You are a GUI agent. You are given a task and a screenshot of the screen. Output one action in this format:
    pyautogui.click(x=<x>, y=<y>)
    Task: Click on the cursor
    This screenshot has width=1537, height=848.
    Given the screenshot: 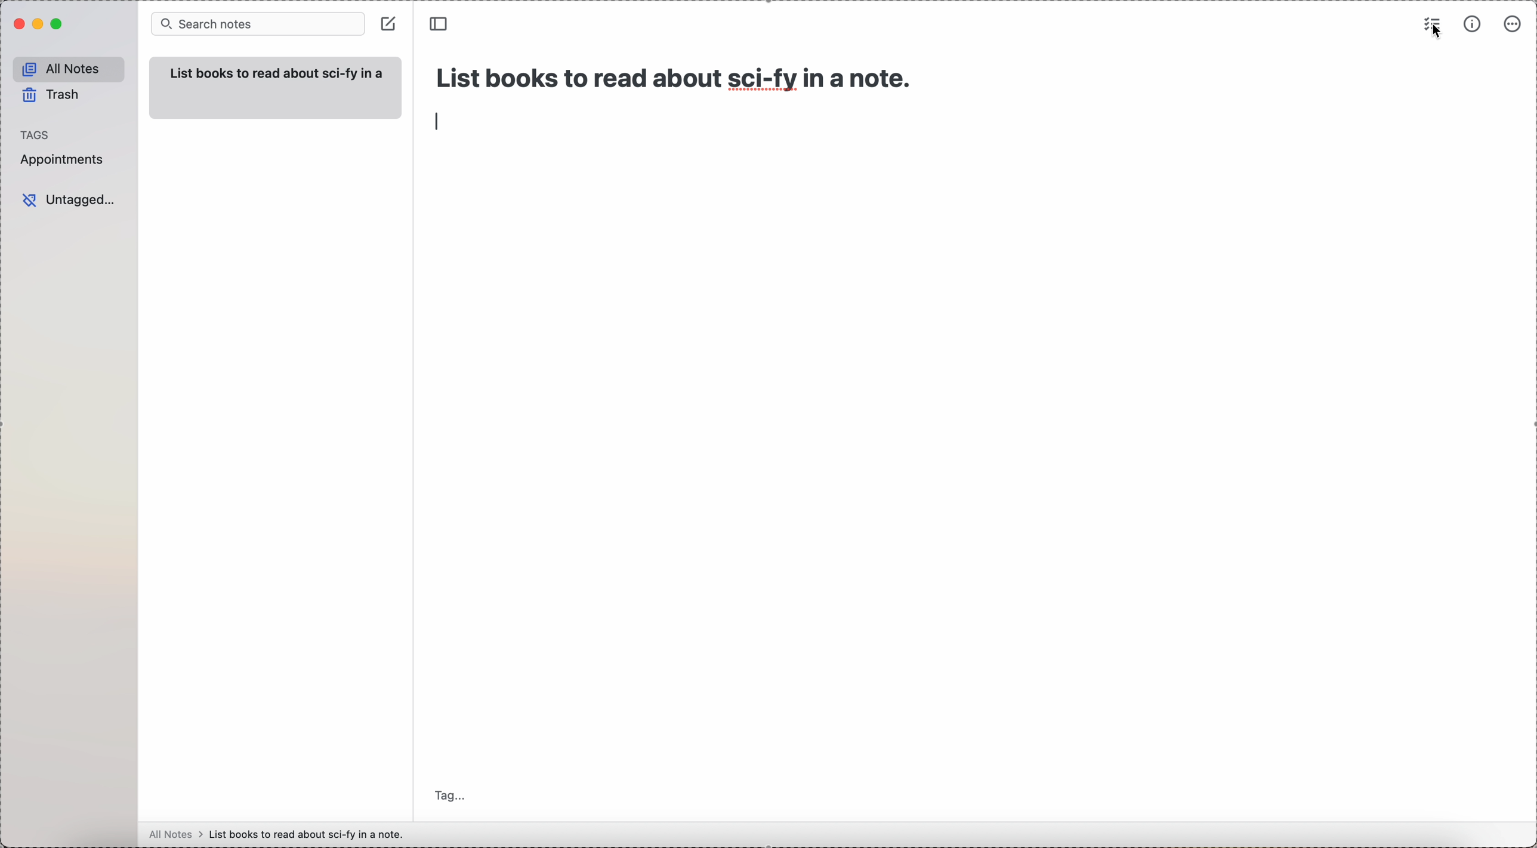 What is the action you would take?
    pyautogui.click(x=1436, y=34)
    